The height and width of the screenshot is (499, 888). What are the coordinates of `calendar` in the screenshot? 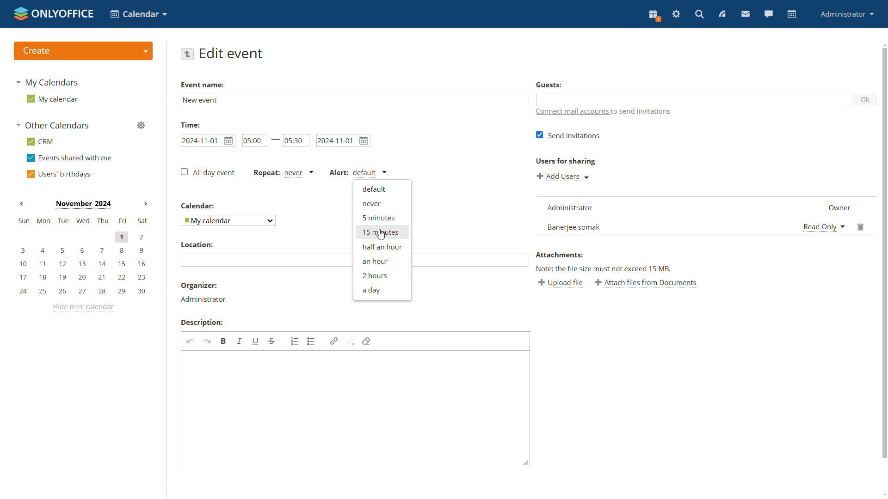 It's located at (792, 14).